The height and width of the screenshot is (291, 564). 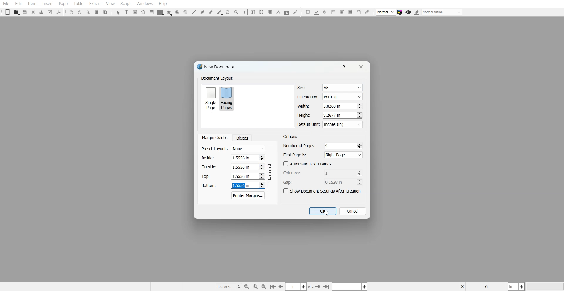 What do you see at coordinates (228, 12) in the screenshot?
I see `Rotate Item` at bounding box center [228, 12].